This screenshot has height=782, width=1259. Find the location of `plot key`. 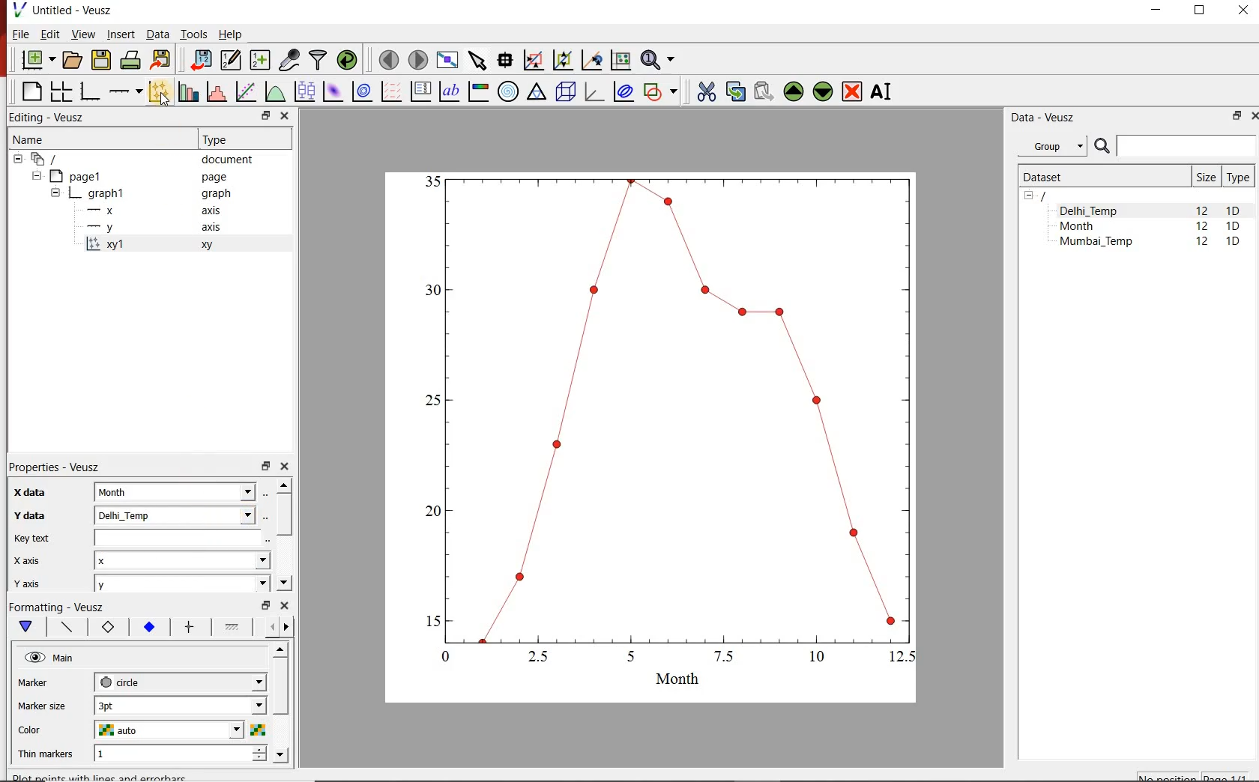

plot key is located at coordinates (420, 92).